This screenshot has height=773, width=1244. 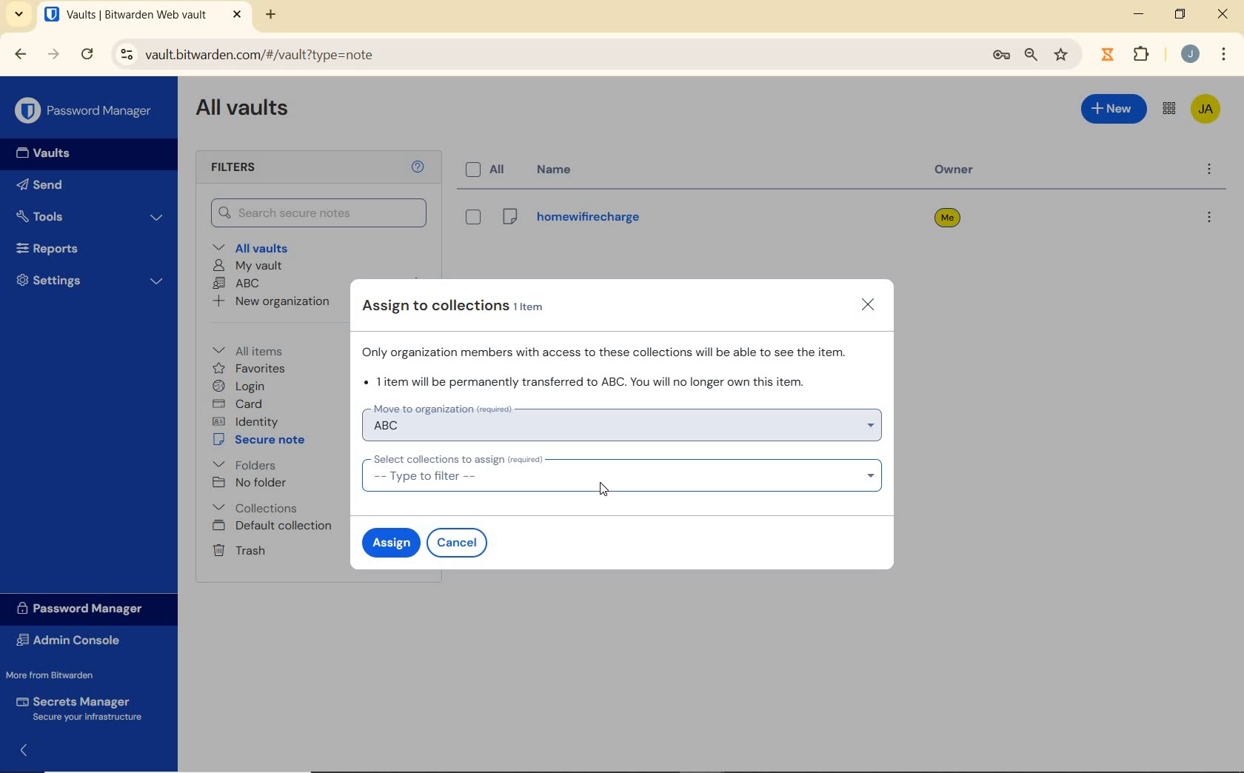 I want to click on secure note, so click(x=262, y=440).